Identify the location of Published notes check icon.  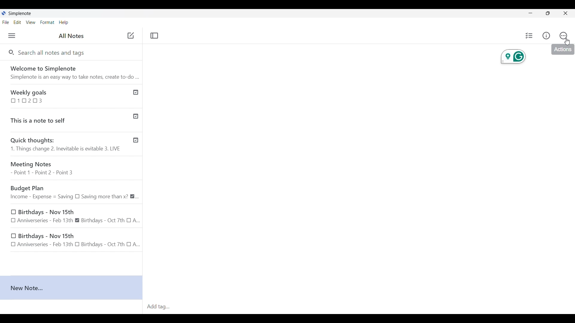
(136, 115).